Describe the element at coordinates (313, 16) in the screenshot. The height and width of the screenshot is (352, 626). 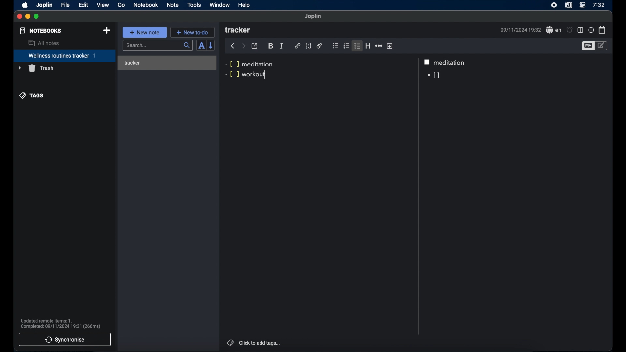
I see `joplin` at that location.